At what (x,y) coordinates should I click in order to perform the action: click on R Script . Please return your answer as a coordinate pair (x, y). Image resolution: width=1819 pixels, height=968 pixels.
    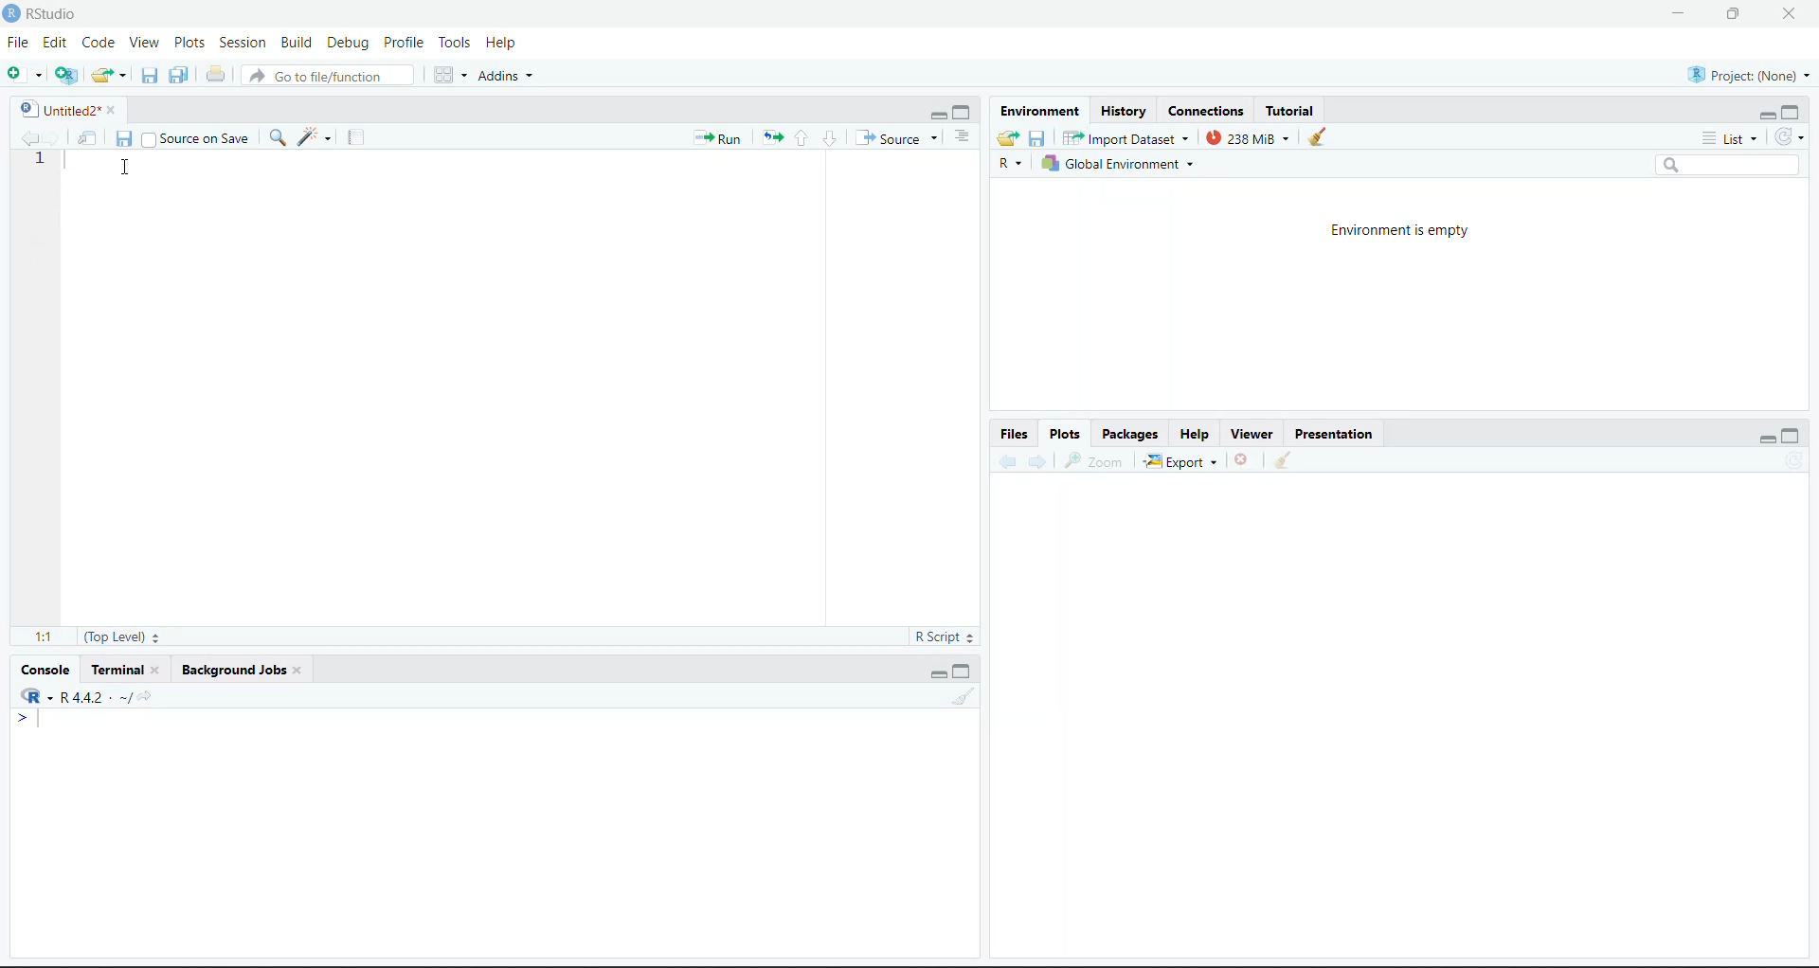
    Looking at the image, I should click on (943, 636).